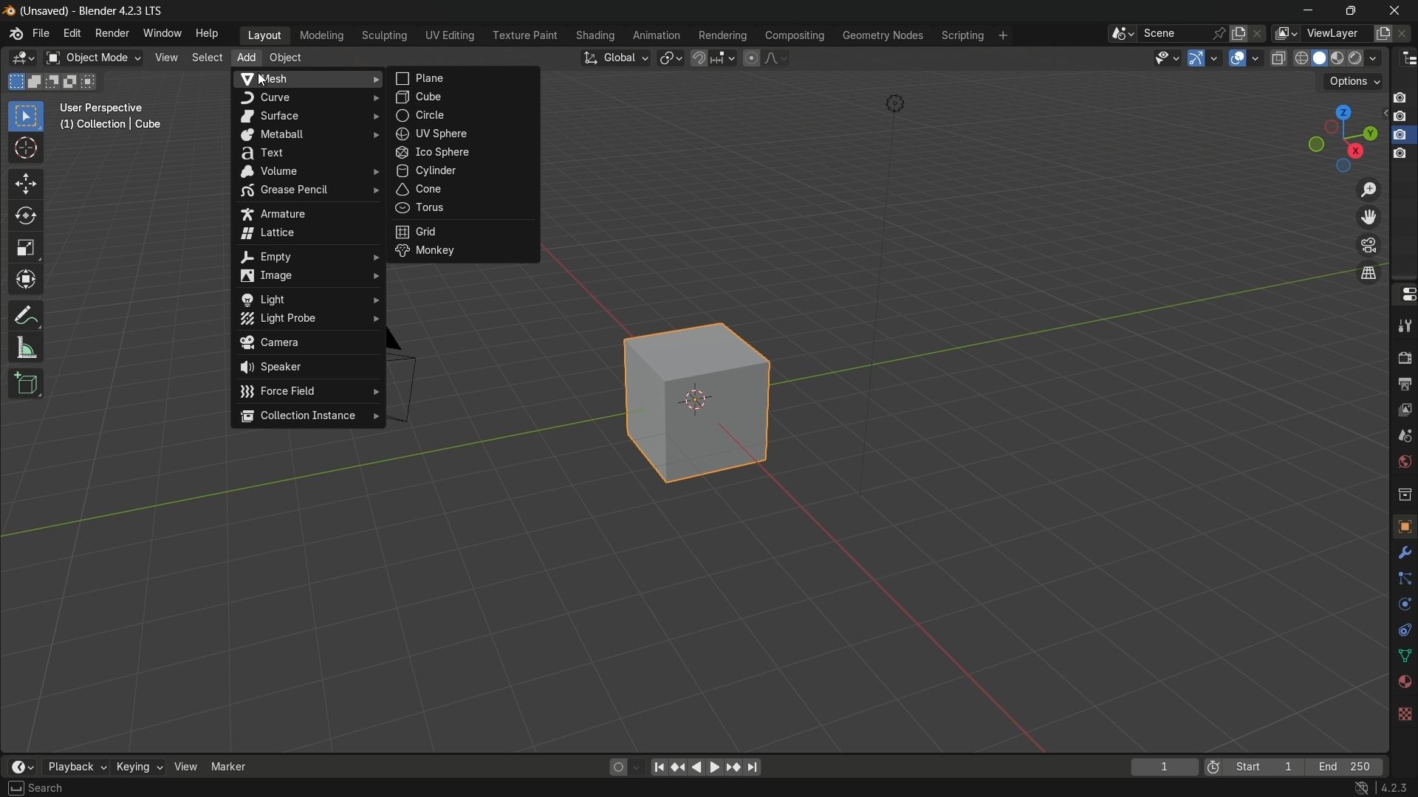 Image resolution: width=1418 pixels, height=797 pixels. What do you see at coordinates (1259, 33) in the screenshot?
I see `delete scene` at bounding box center [1259, 33].